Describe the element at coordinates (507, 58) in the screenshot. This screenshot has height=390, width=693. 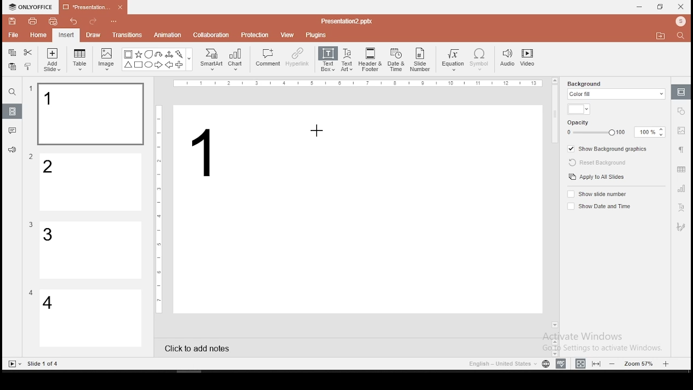
I see `audio` at that location.